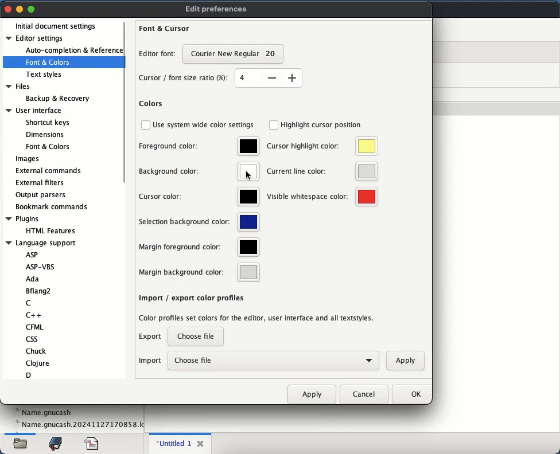 This screenshot has width=560, height=454. I want to click on selection background color, so click(200, 222).